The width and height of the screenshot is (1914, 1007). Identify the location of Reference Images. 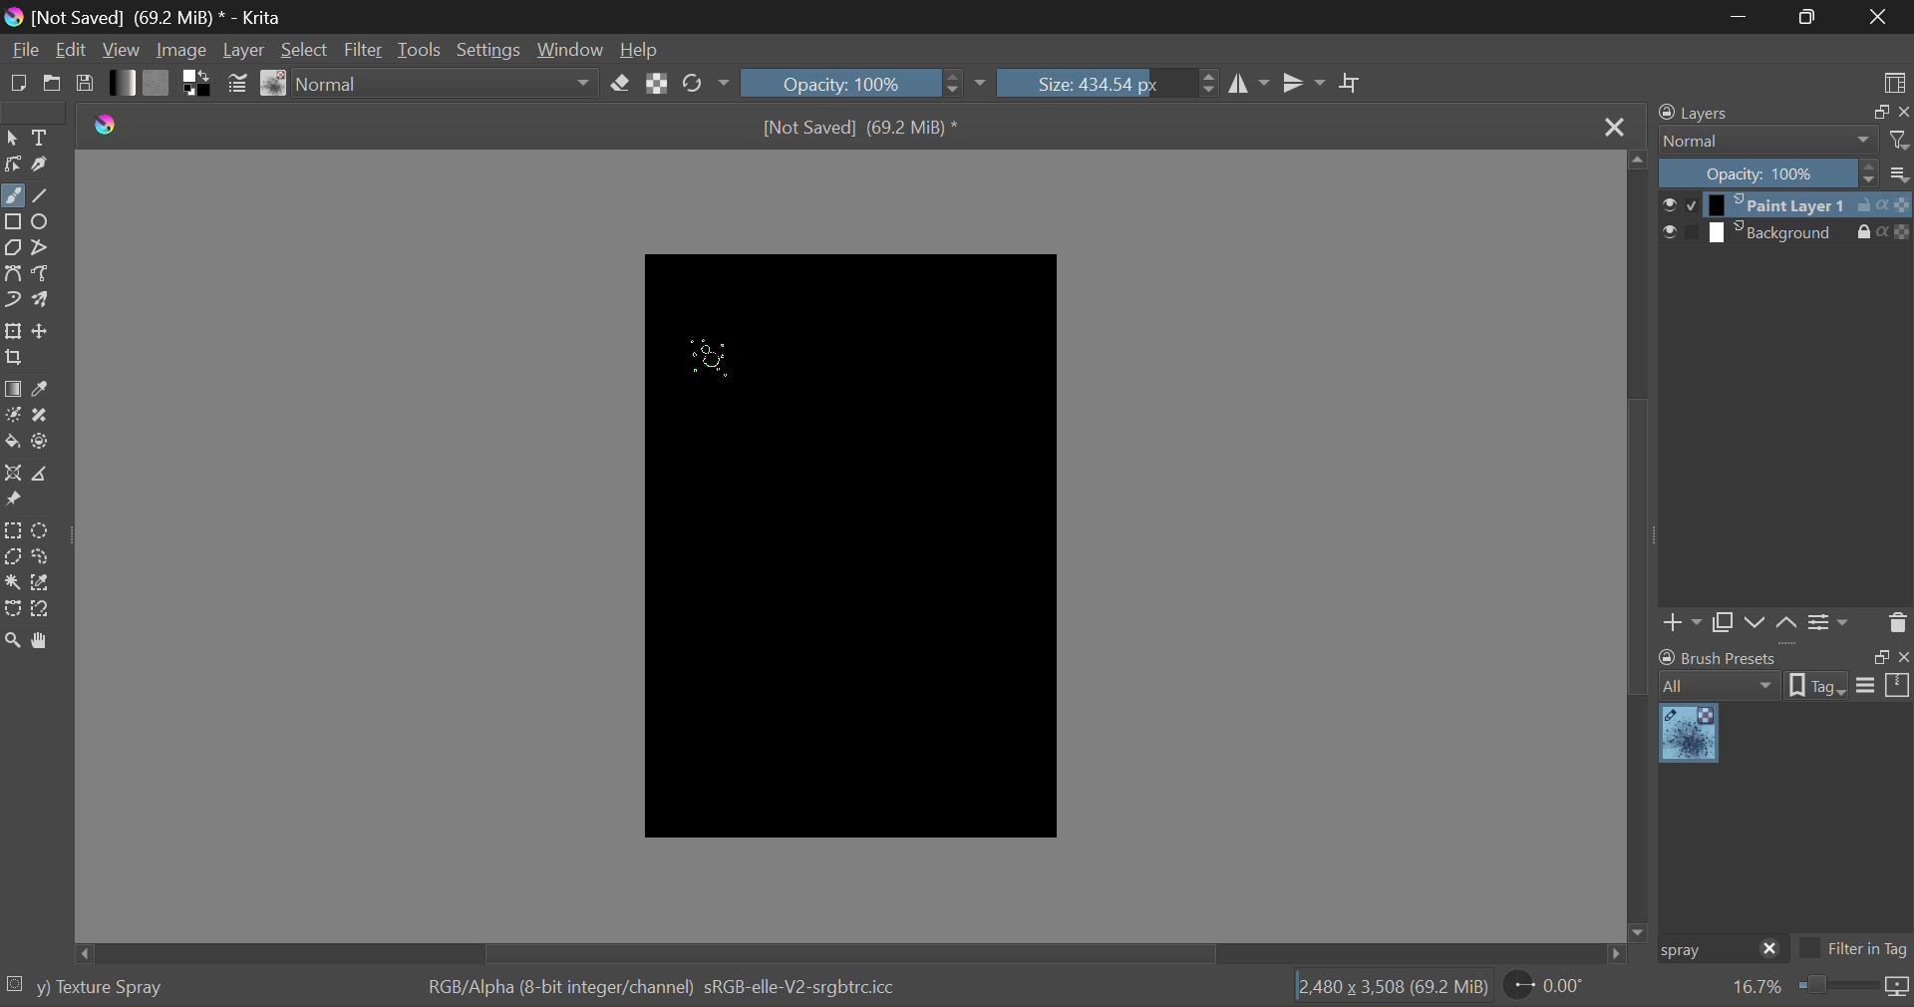
(12, 500).